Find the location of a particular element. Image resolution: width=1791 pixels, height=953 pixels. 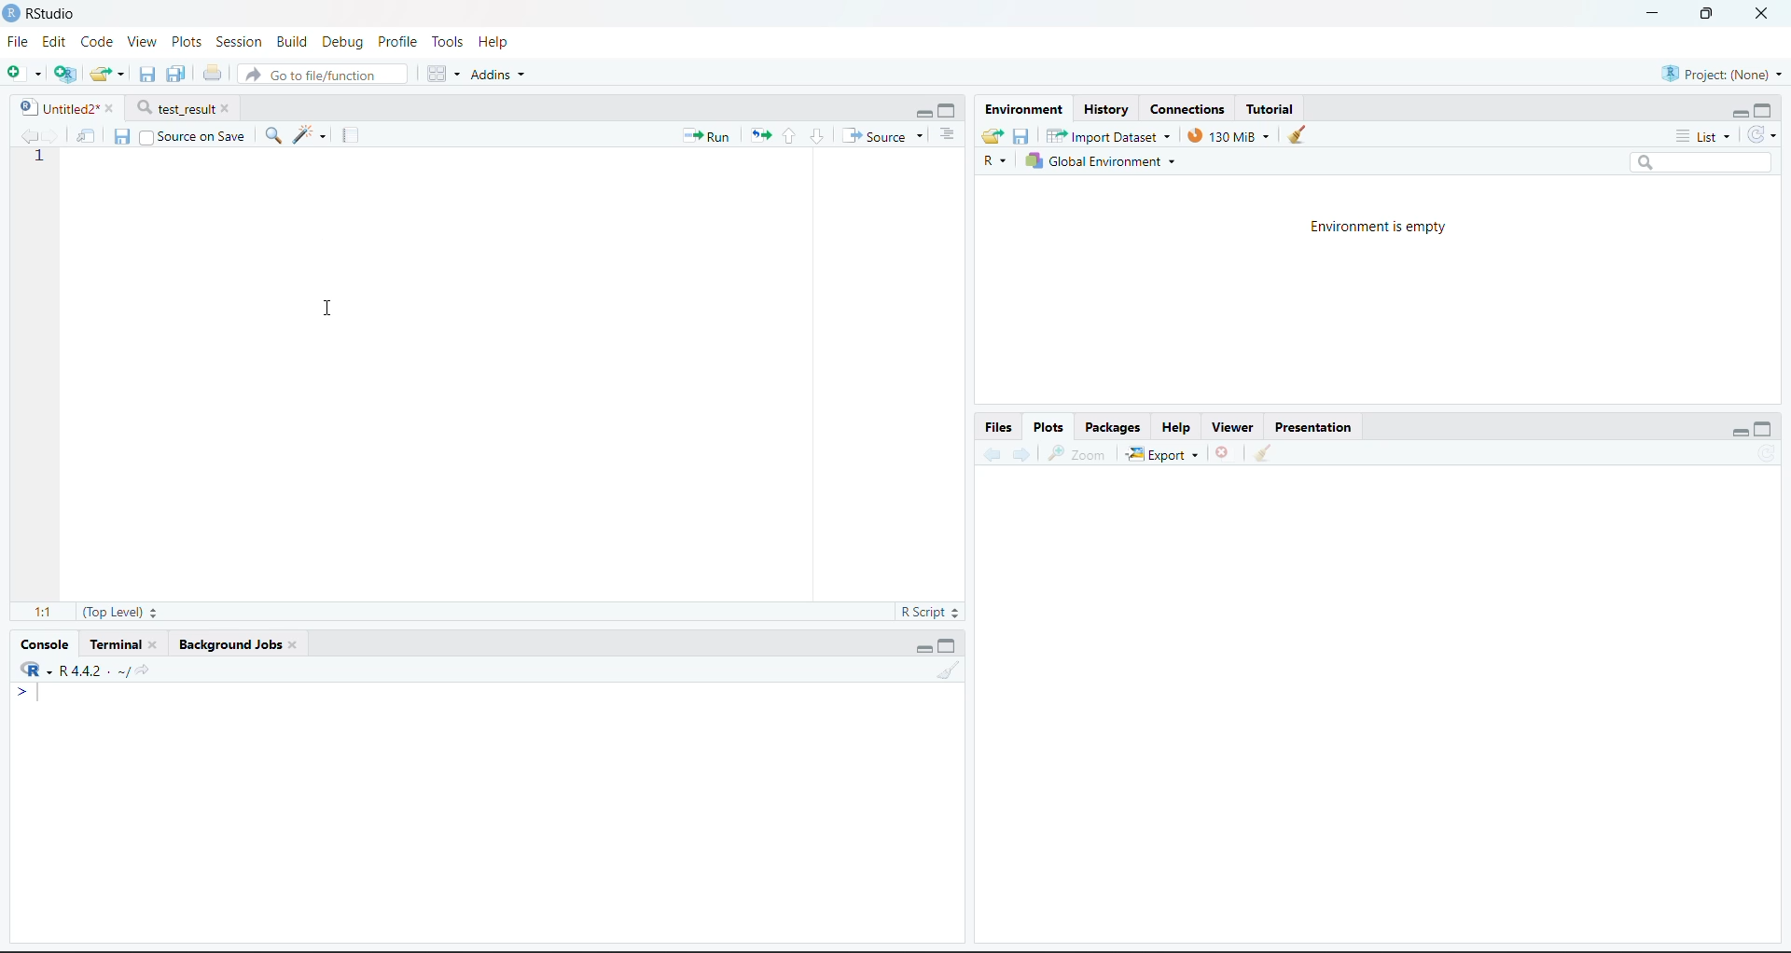

Untitled2* is located at coordinates (72, 104).